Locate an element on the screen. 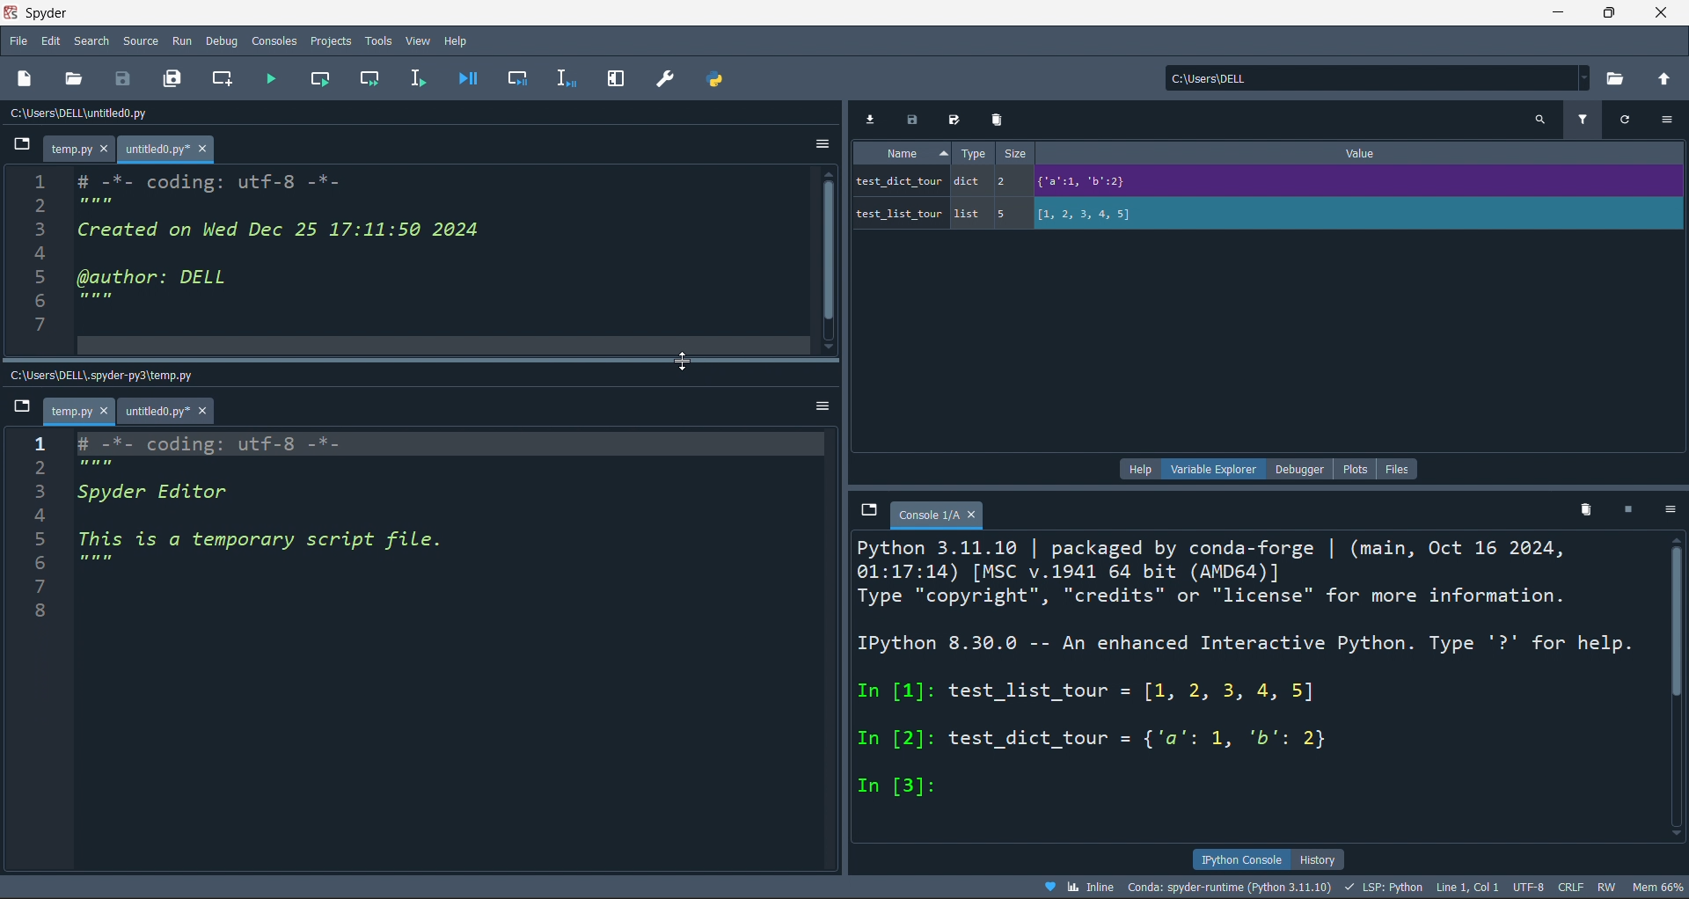  Python 5.11.10 | packaged by conda-torge | (main, Oct lb 2024,
01:17:14) [MSC v.1941 64 bit (AMD64)]

Type "copyright", "credits" or "license" for more information.
IPython 8.30.0 -- An enhanced Interactive Python. Type '?' for help.
In [1]: test_list_tour = [1, 2, 3, 4, 5]

In [2]: test_dict_tour = {‘a': 1, 'b': 2}

In [3]: is located at coordinates (1247, 670).